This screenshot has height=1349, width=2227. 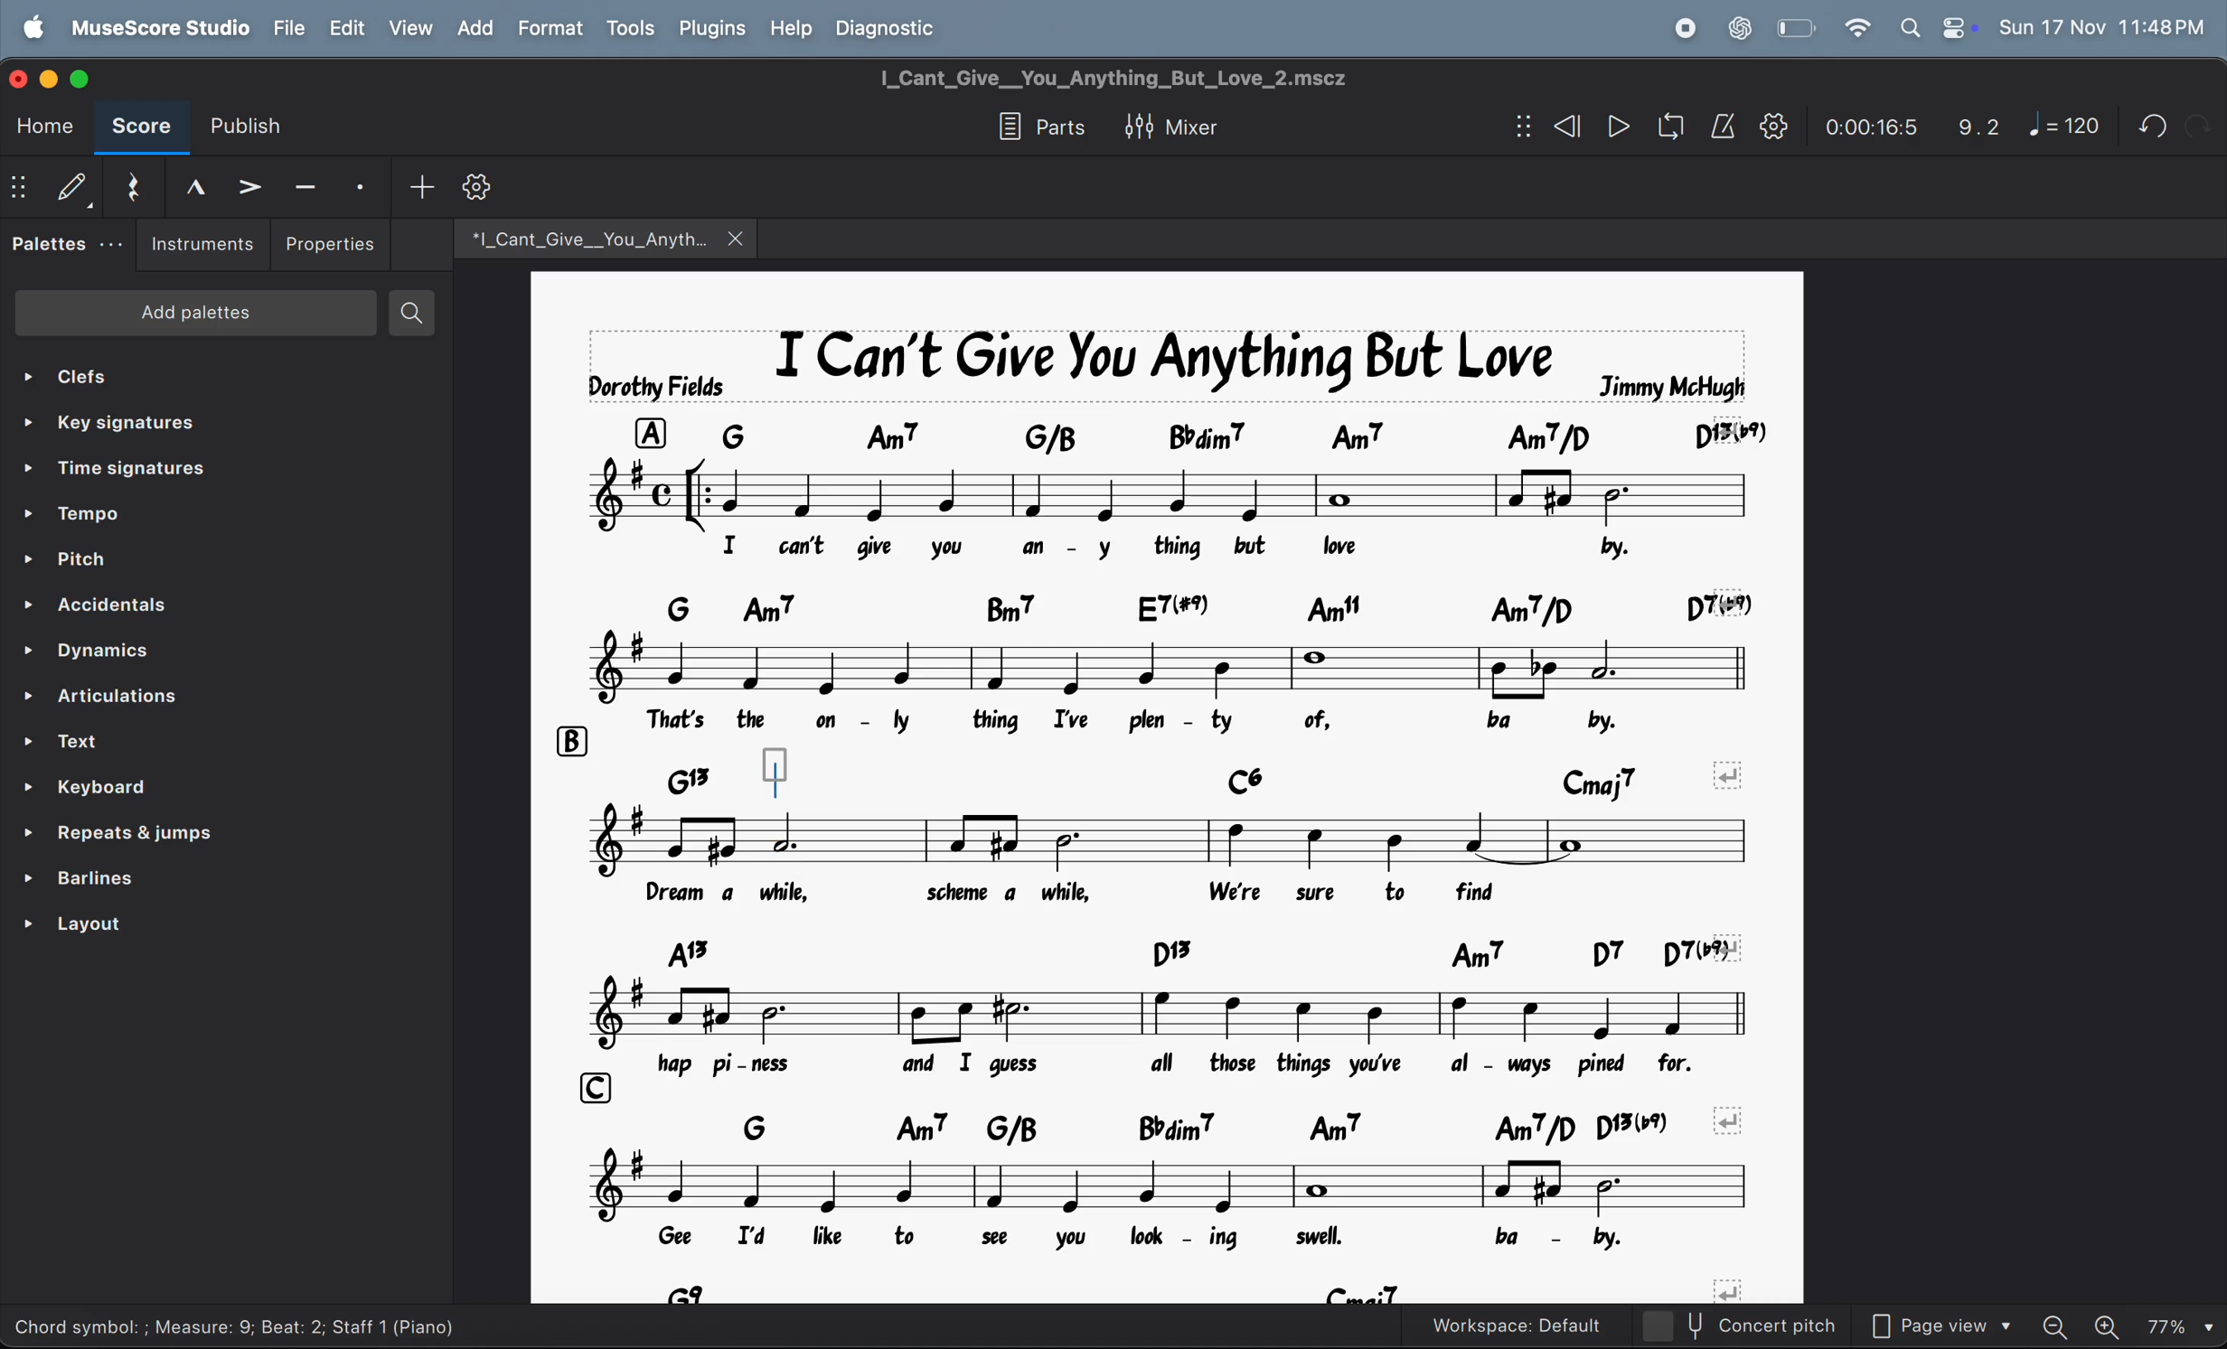 What do you see at coordinates (1857, 29) in the screenshot?
I see `wifi` at bounding box center [1857, 29].